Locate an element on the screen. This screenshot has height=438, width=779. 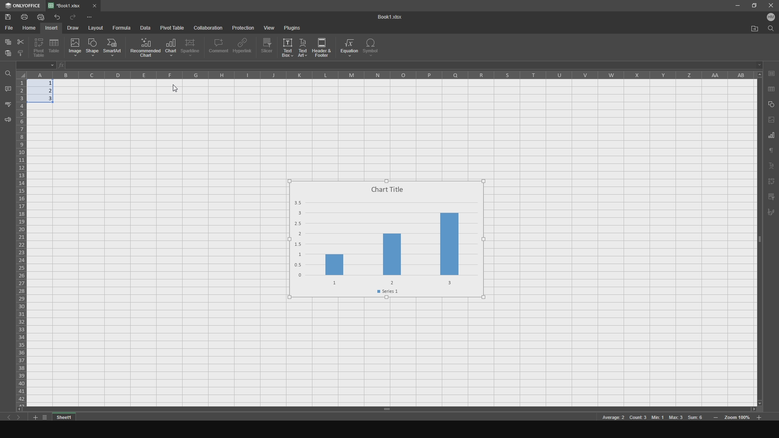
find is located at coordinates (7, 74).